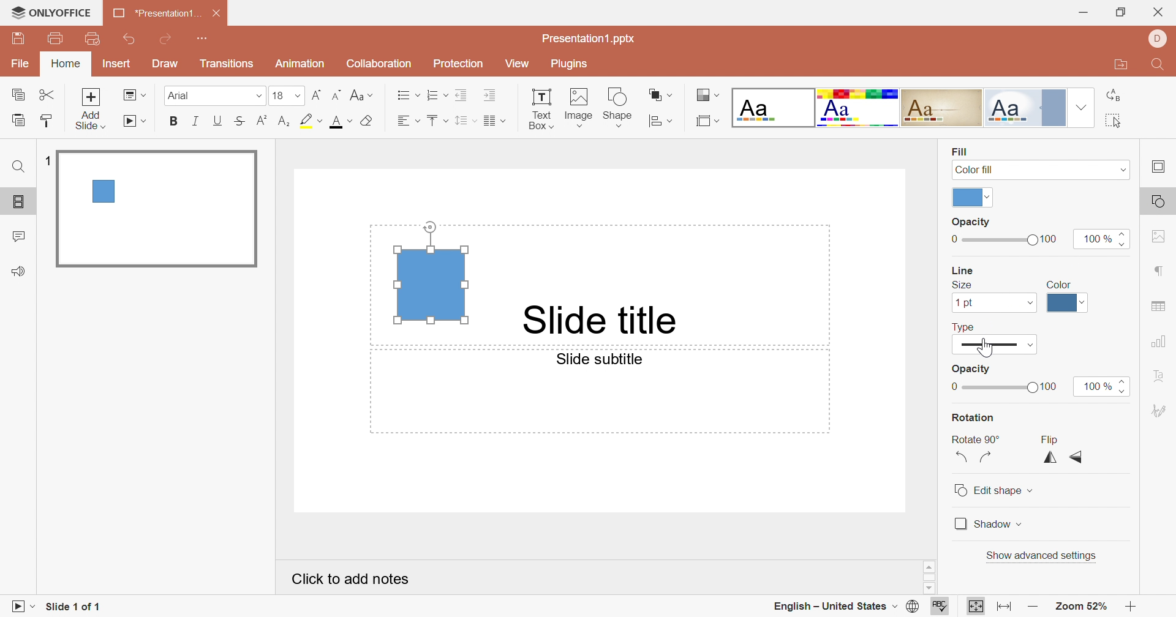  What do you see at coordinates (43, 121) in the screenshot?
I see `Copy Style` at bounding box center [43, 121].